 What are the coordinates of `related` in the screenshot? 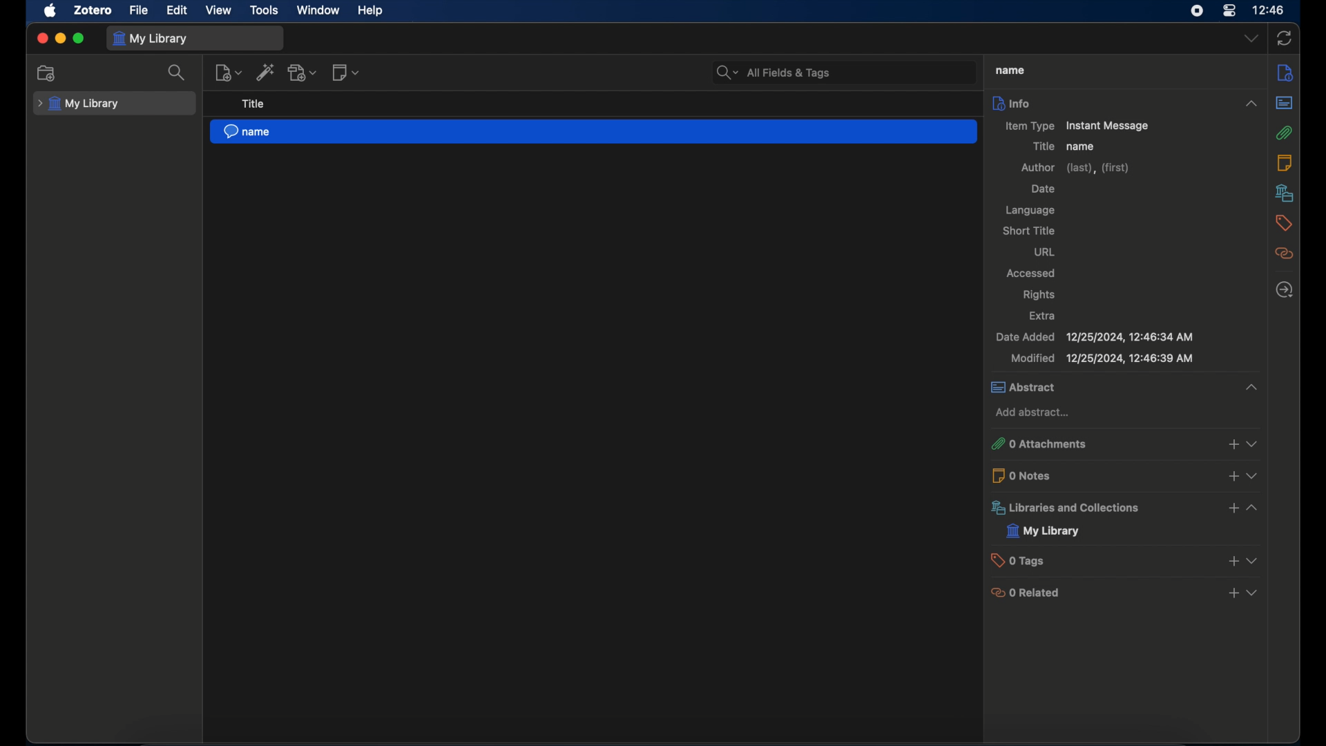 It's located at (1285, 254).